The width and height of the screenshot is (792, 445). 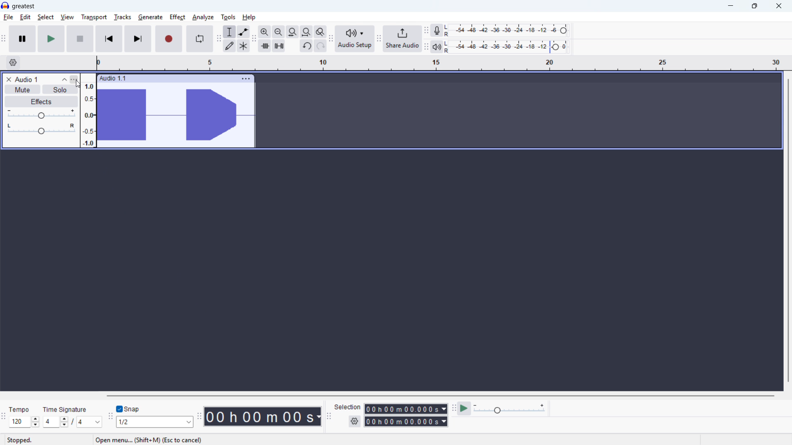 I want to click on Stop , so click(x=80, y=39).